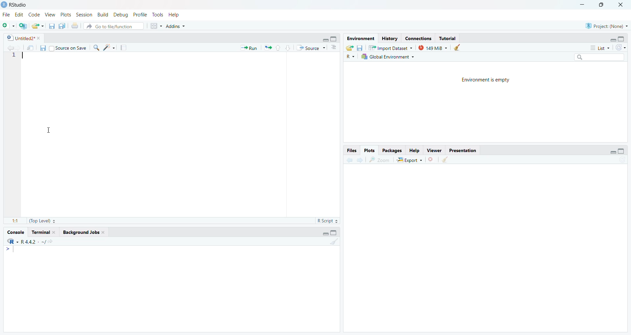 The width and height of the screenshot is (631, 335). I want to click on File, so click(5, 16).